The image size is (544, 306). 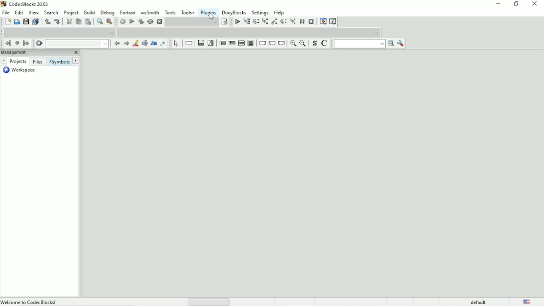 I want to click on Return instruction, so click(x=281, y=43).